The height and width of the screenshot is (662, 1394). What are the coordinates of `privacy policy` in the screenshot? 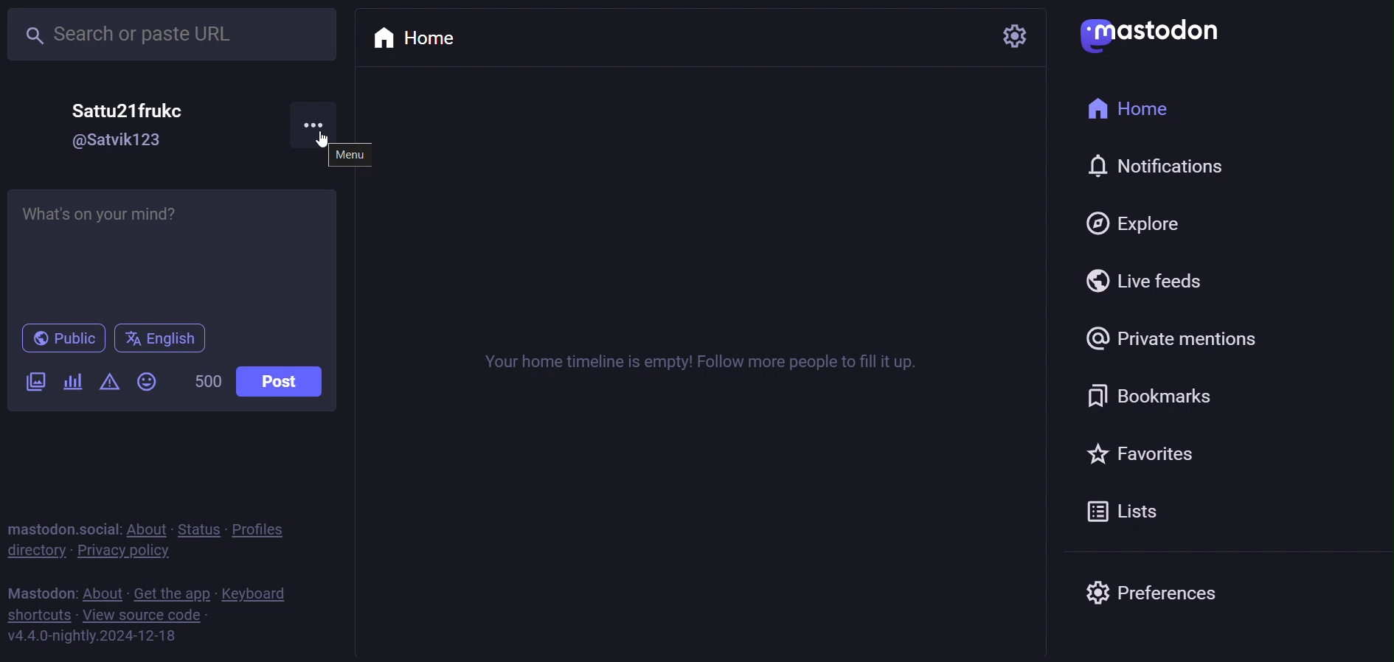 It's located at (135, 552).